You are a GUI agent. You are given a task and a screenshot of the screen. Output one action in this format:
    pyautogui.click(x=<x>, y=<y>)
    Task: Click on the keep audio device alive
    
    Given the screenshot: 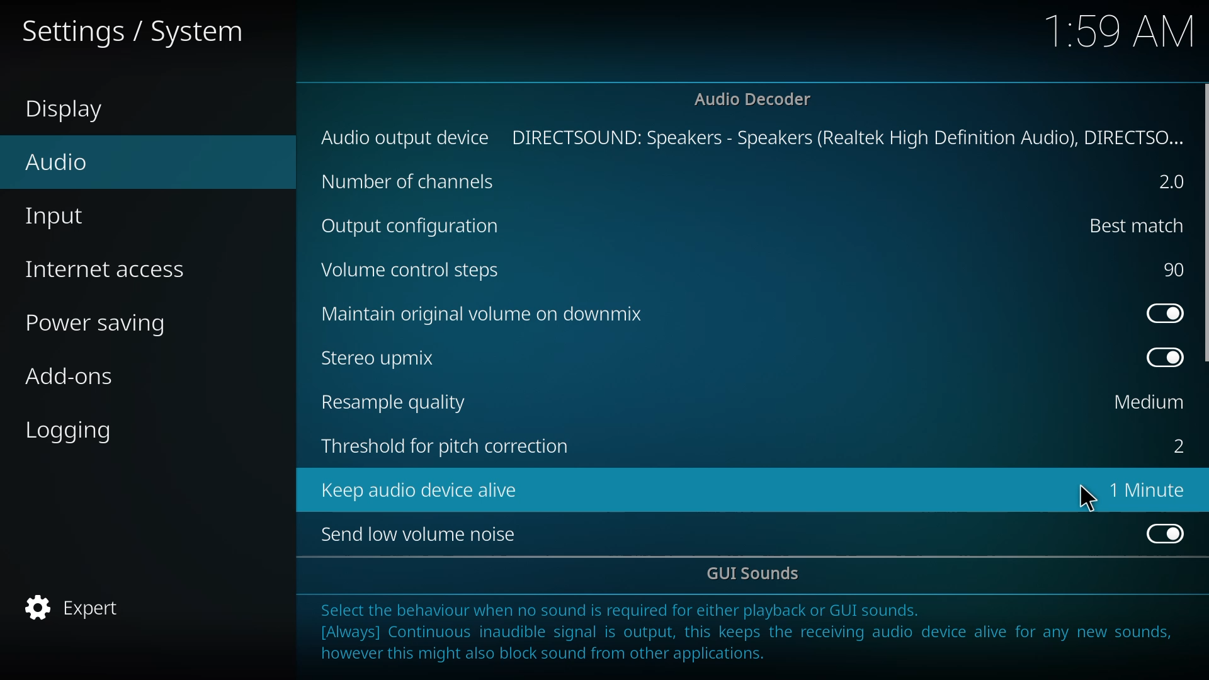 What is the action you would take?
    pyautogui.click(x=423, y=489)
    